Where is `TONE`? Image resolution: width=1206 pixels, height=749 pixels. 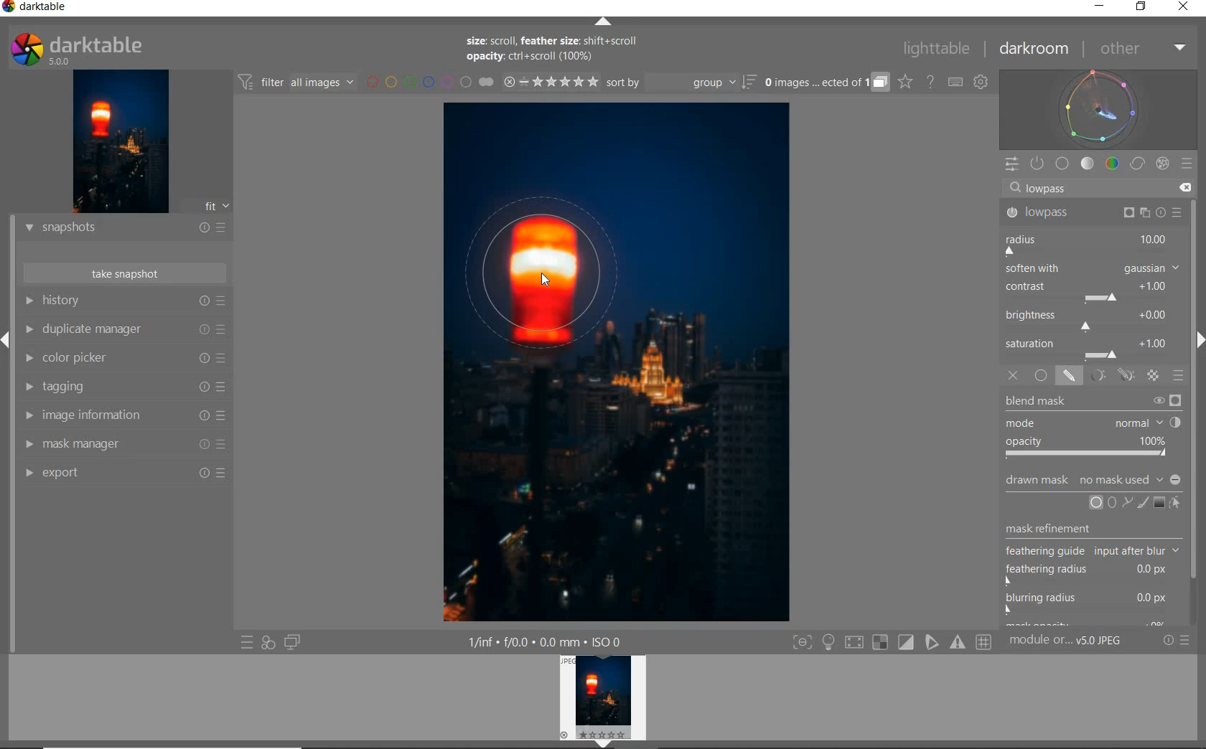 TONE is located at coordinates (1088, 164).